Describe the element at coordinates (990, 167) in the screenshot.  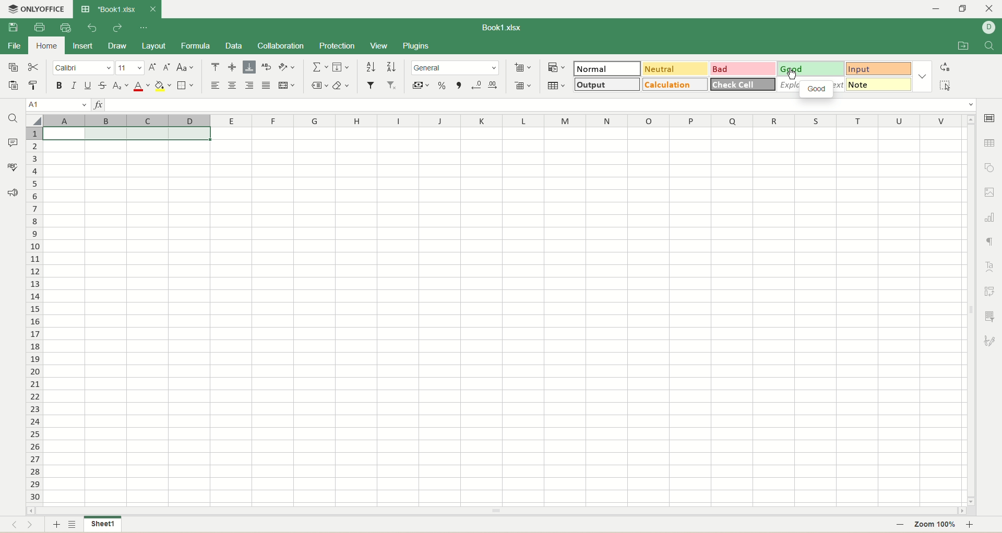
I see `object settings` at that location.